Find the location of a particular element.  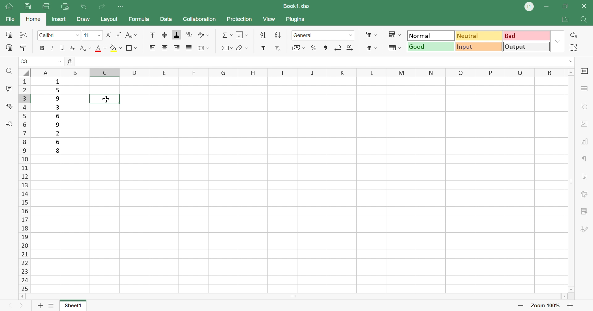

Align center is located at coordinates (164, 48).